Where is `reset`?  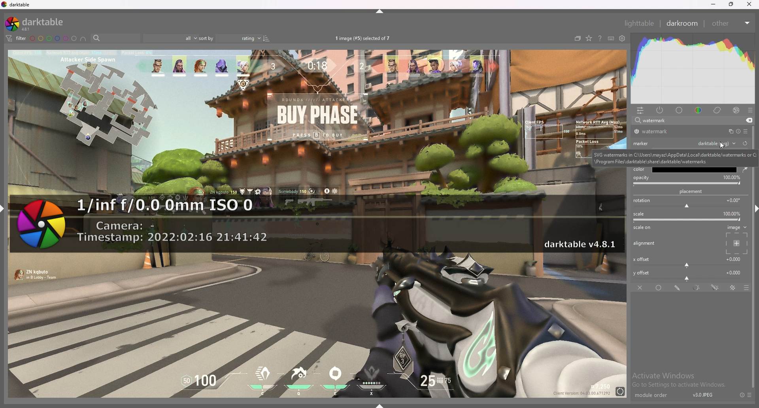
reset is located at coordinates (738, 132).